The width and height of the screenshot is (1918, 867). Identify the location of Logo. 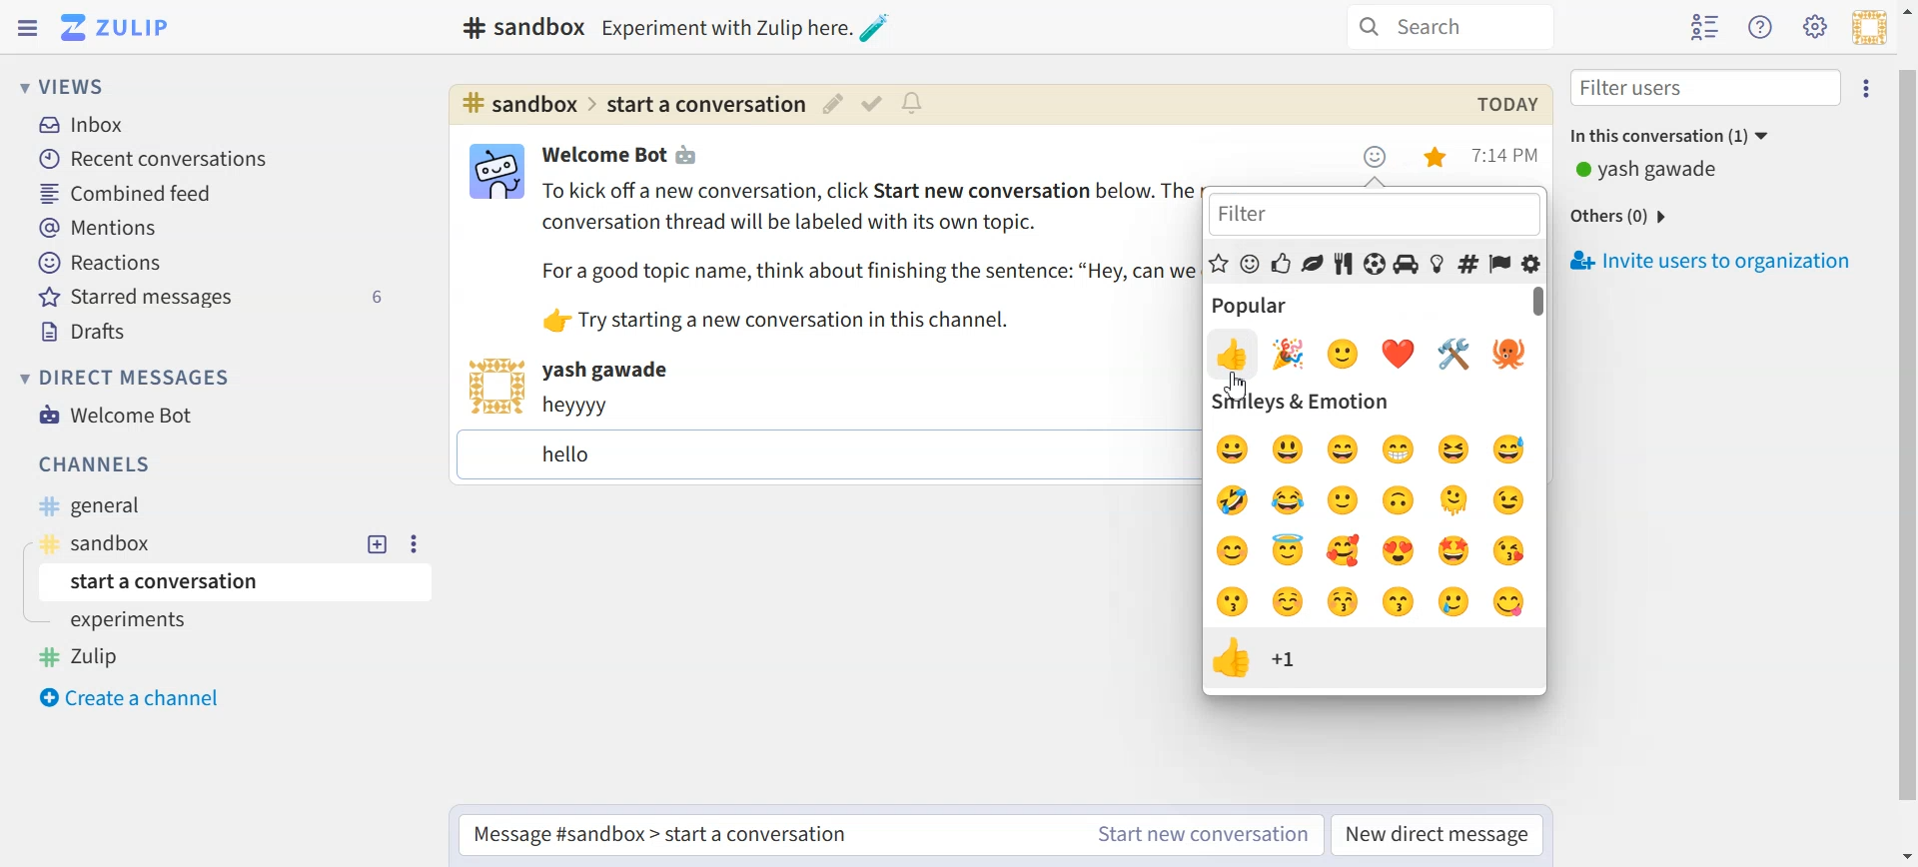
(114, 27).